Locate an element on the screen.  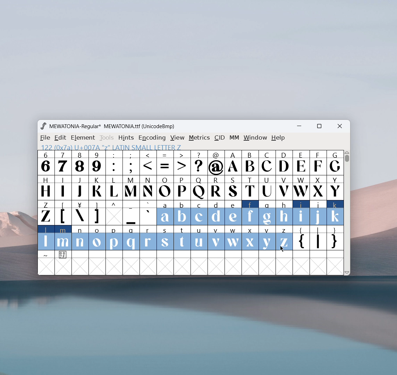
u is located at coordinates (199, 238).